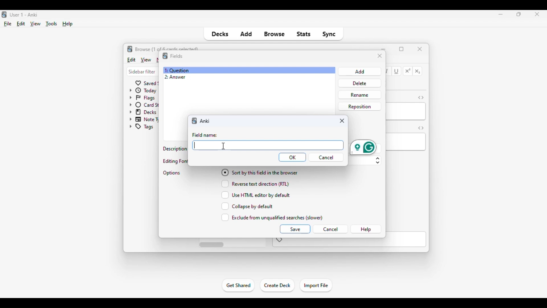 The image size is (547, 308). I want to click on superscript, so click(408, 71).